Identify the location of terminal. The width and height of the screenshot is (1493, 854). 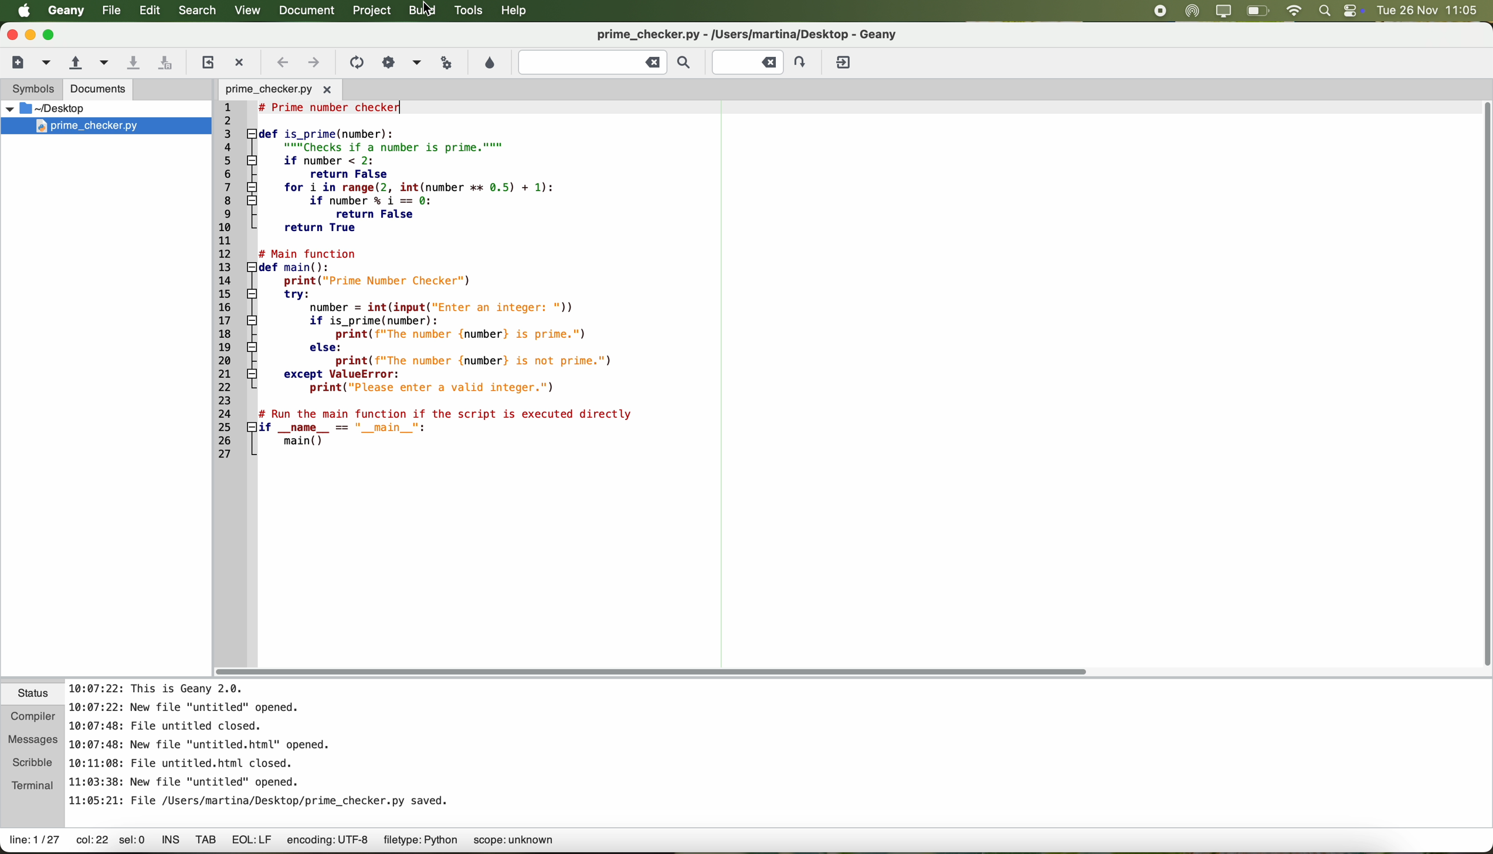
(33, 785).